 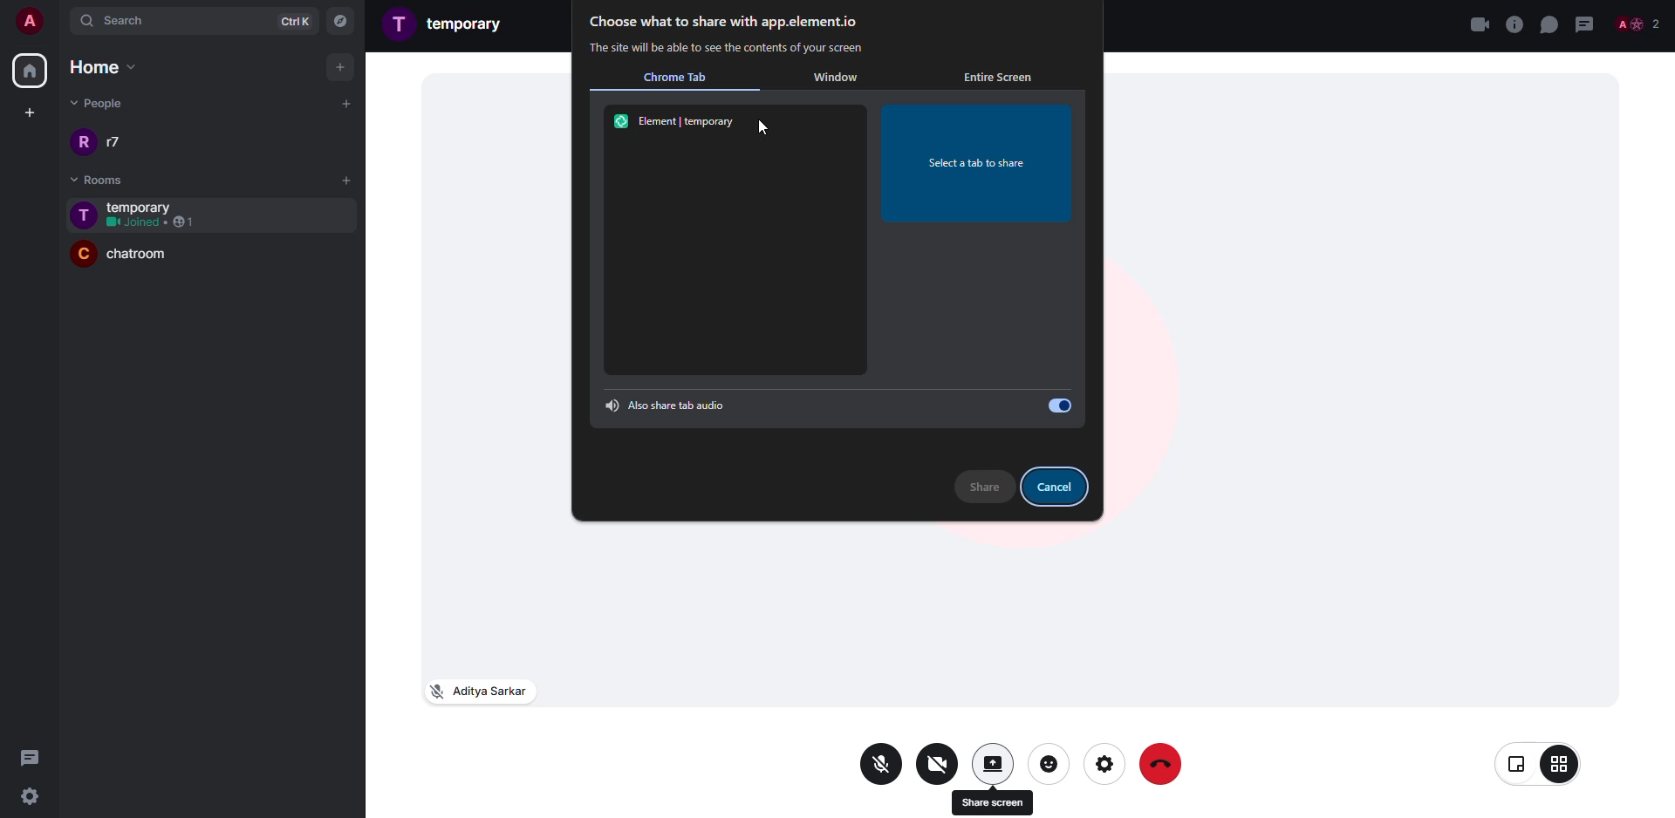 What do you see at coordinates (347, 179) in the screenshot?
I see `add` at bounding box center [347, 179].